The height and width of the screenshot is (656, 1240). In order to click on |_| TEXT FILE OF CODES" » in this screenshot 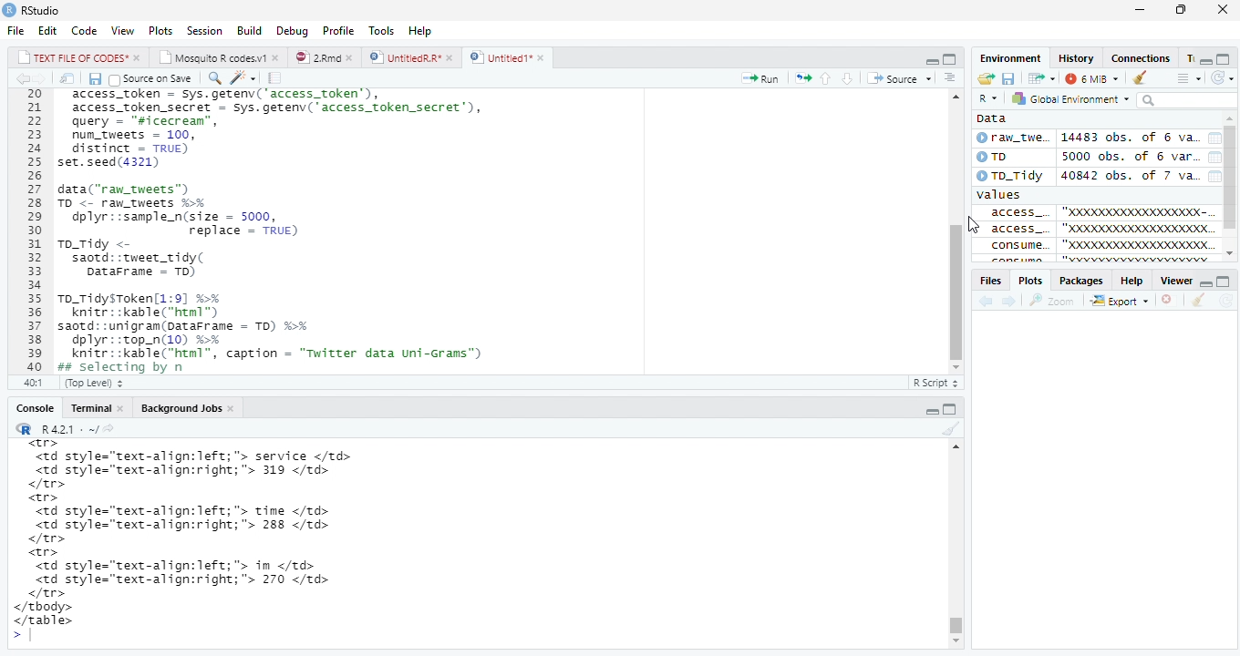, I will do `click(69, 56)`.